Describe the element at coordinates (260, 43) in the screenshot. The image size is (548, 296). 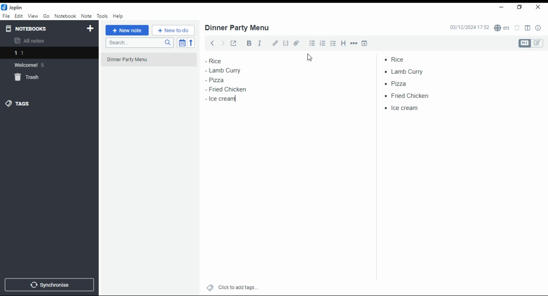
I see `italics` at that location.